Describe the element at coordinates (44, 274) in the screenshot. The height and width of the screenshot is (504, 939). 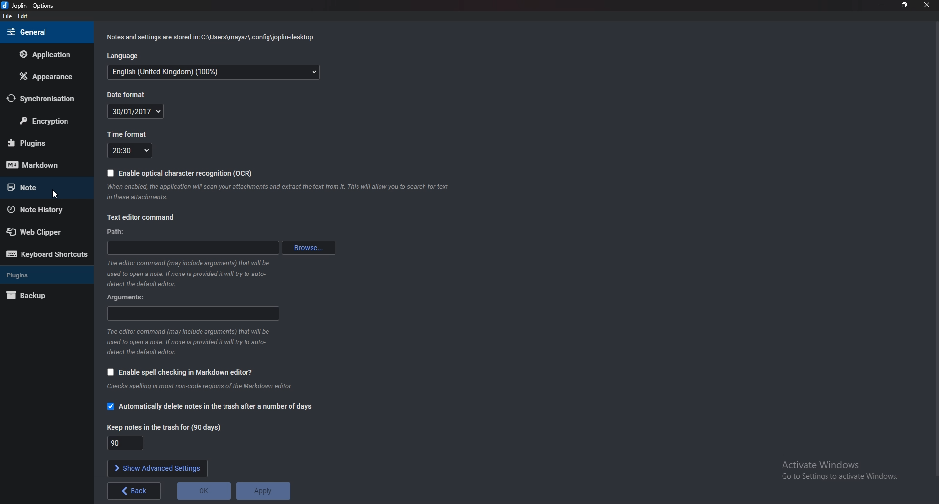
I see `Plugins` at that location.